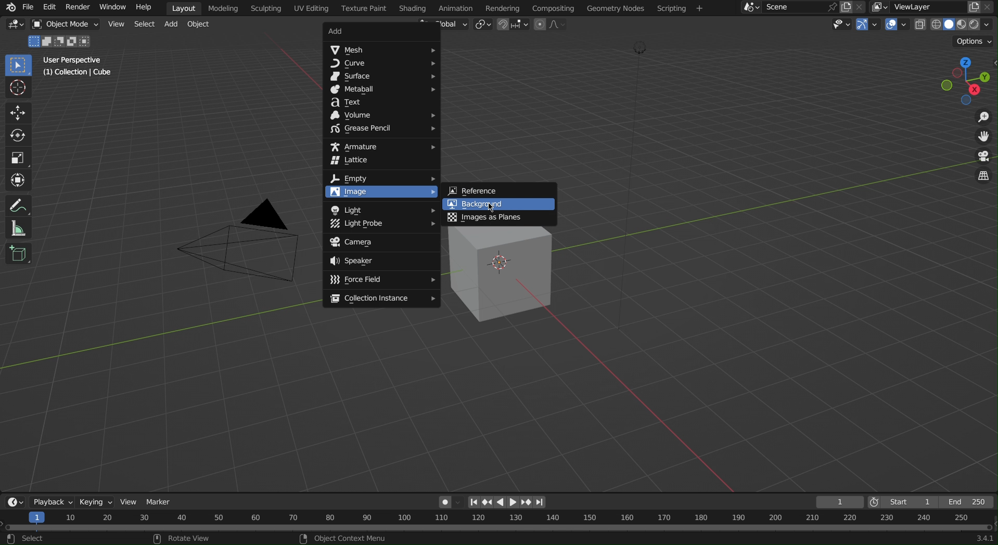 The image size is (998, 545). What do you see at coordinates (380, 209) in the screenshot?
I see `Light` at bounding box center [380, 209].